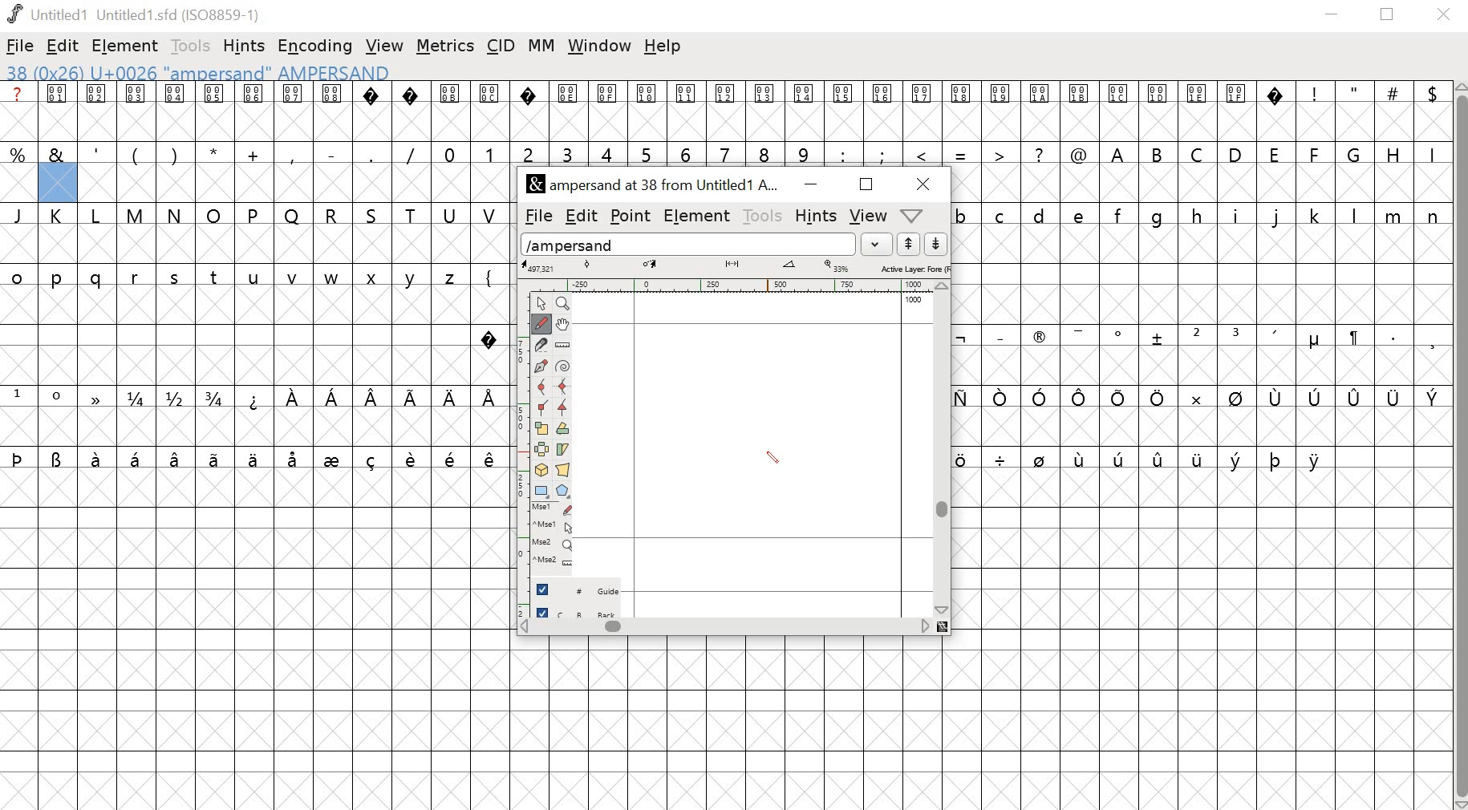  Describe the element at coordinates (413, 457) in the screenshot. I see `symbol` at that location.